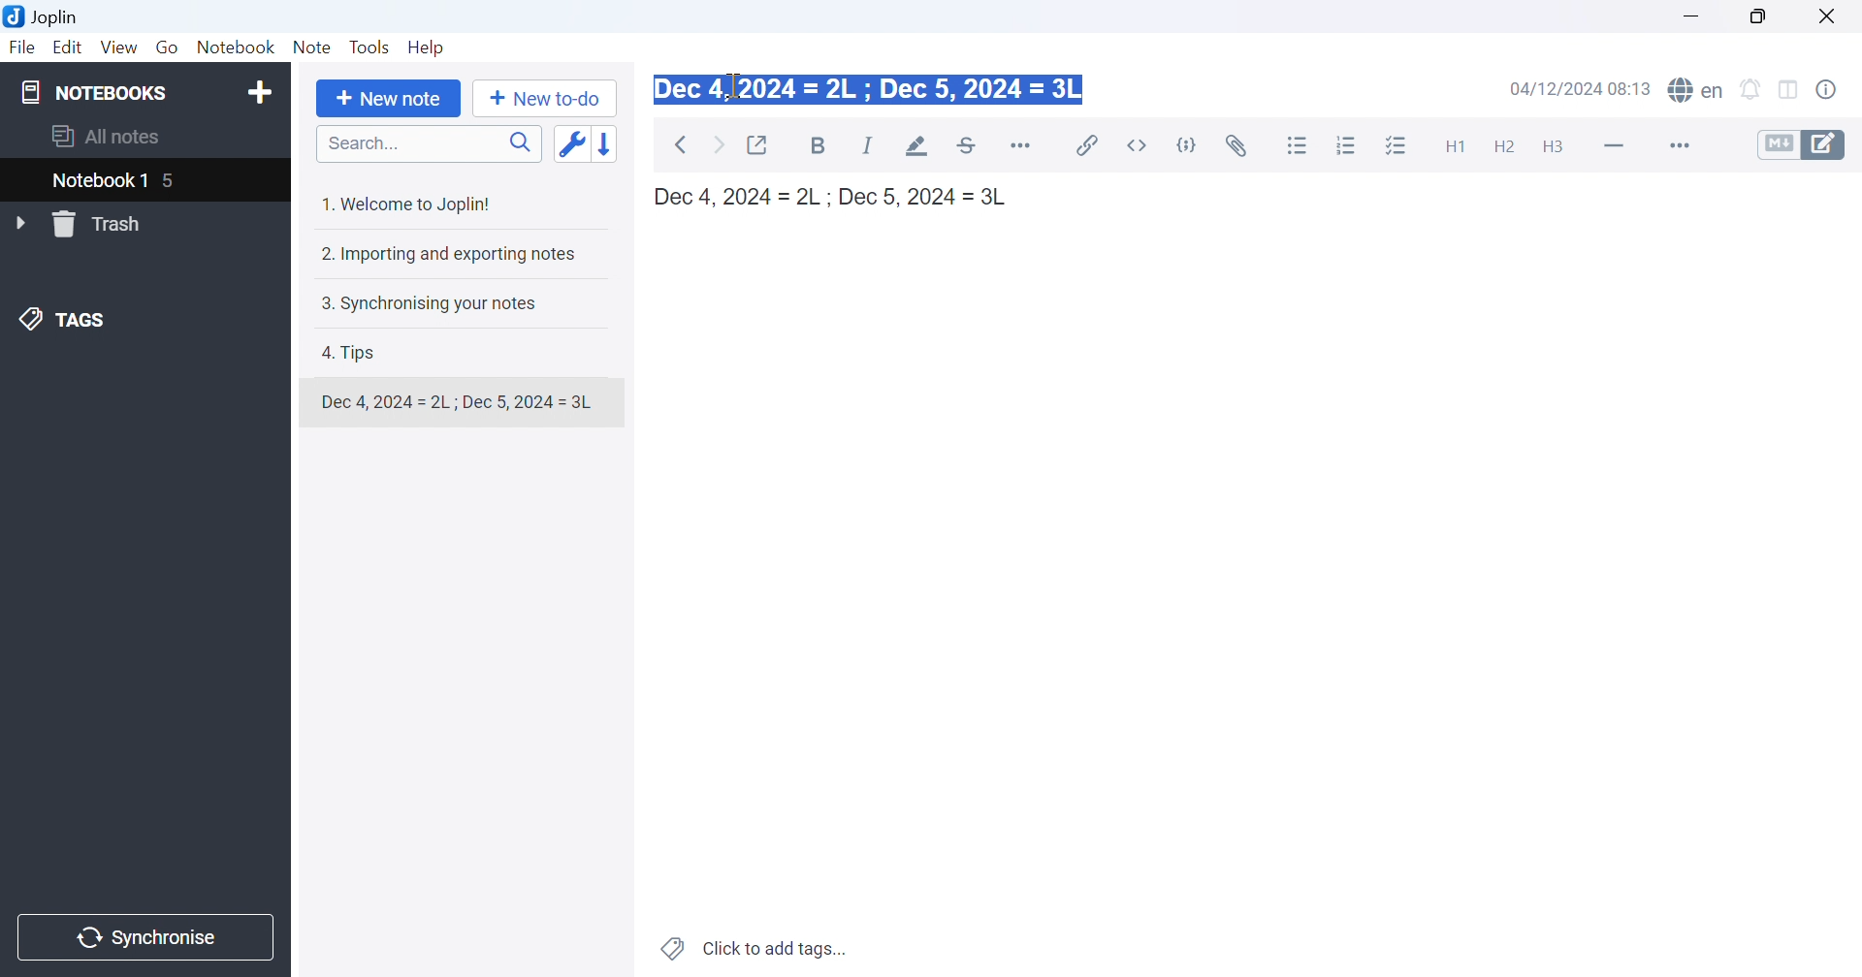 The width and height of the screenshot is (1862, 977). What do you see at coordinates (569, 143) in the screenshot?
I see `Toggle sort order field` at bounding box center [569, 143].